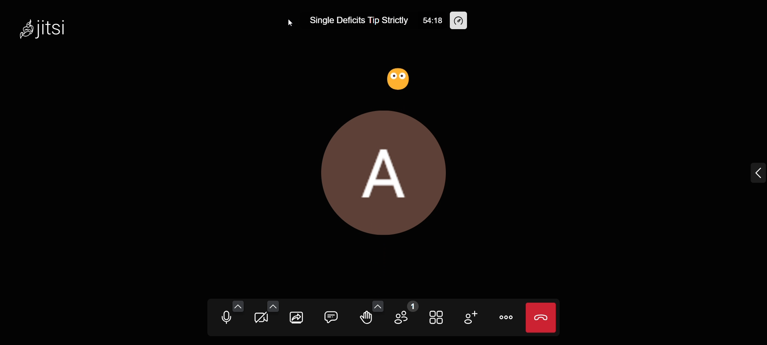 This screenshot has width=767, height=345. I want to click on performance setting, so click(463, 22).